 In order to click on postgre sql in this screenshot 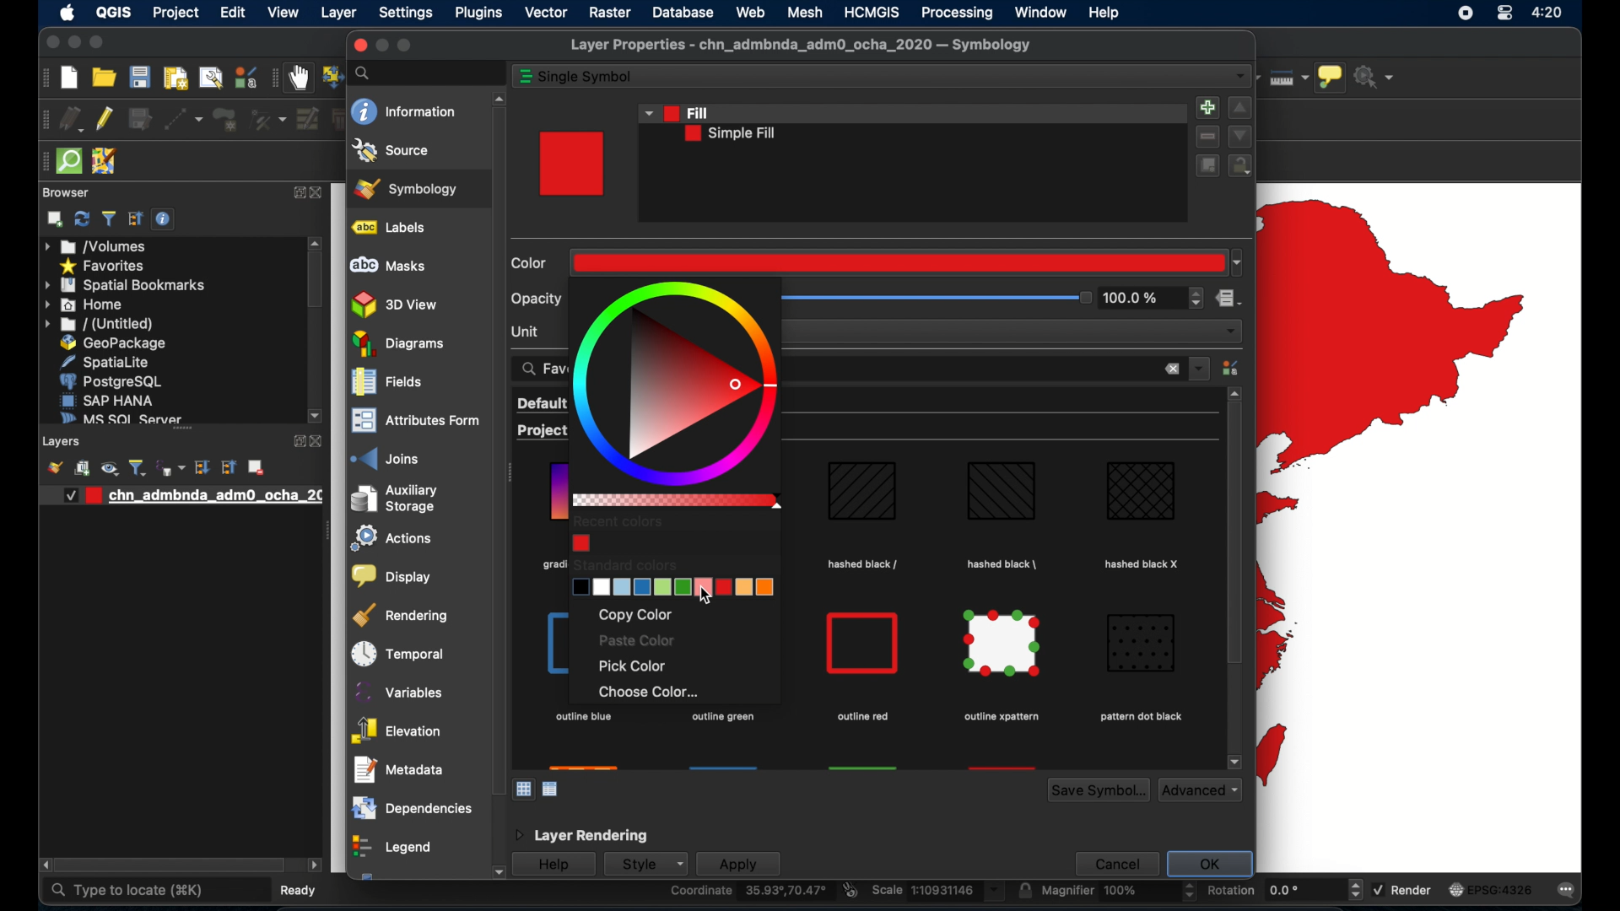, I will do `click(111, 381)`.